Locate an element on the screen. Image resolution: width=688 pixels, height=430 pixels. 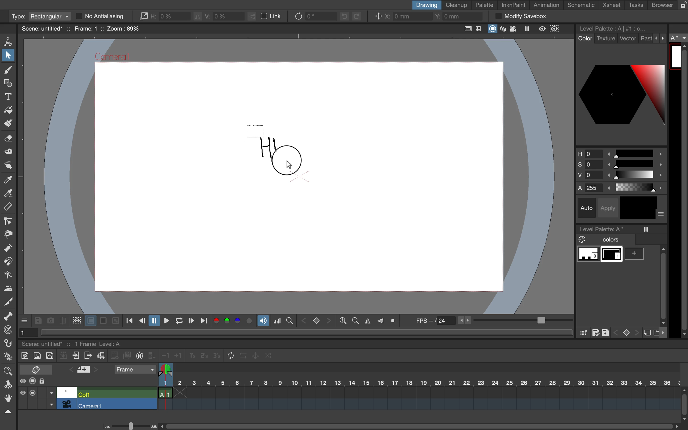
flip vertically is located at coordinates (381, 320).